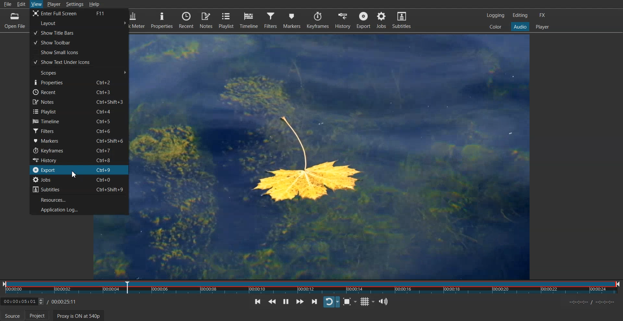  Describe the element at coordinates (381, 20) in the screenshot. I see `Jobs` at that location.